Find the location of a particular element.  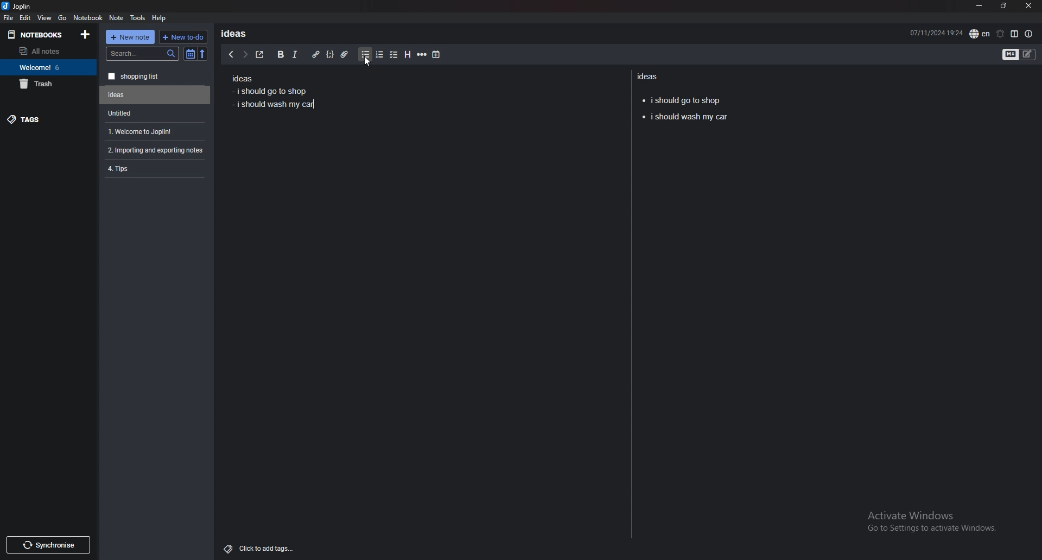

i should go to shop is located at coordinates (682, 99).